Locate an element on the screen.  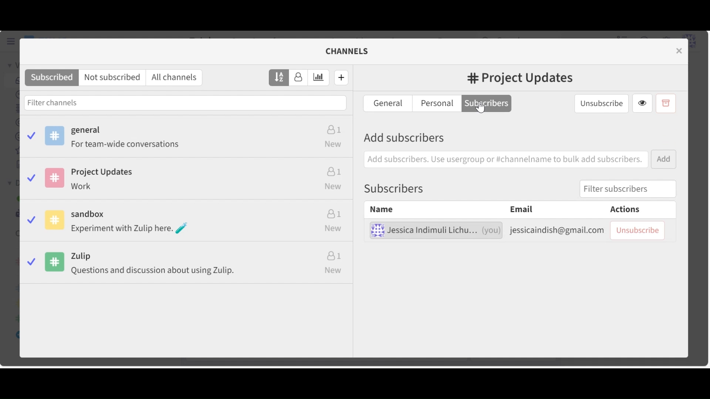
Add subscribers. Use usergroup or #channelname to bulk add subscribers is located at coordinates (506, 160).